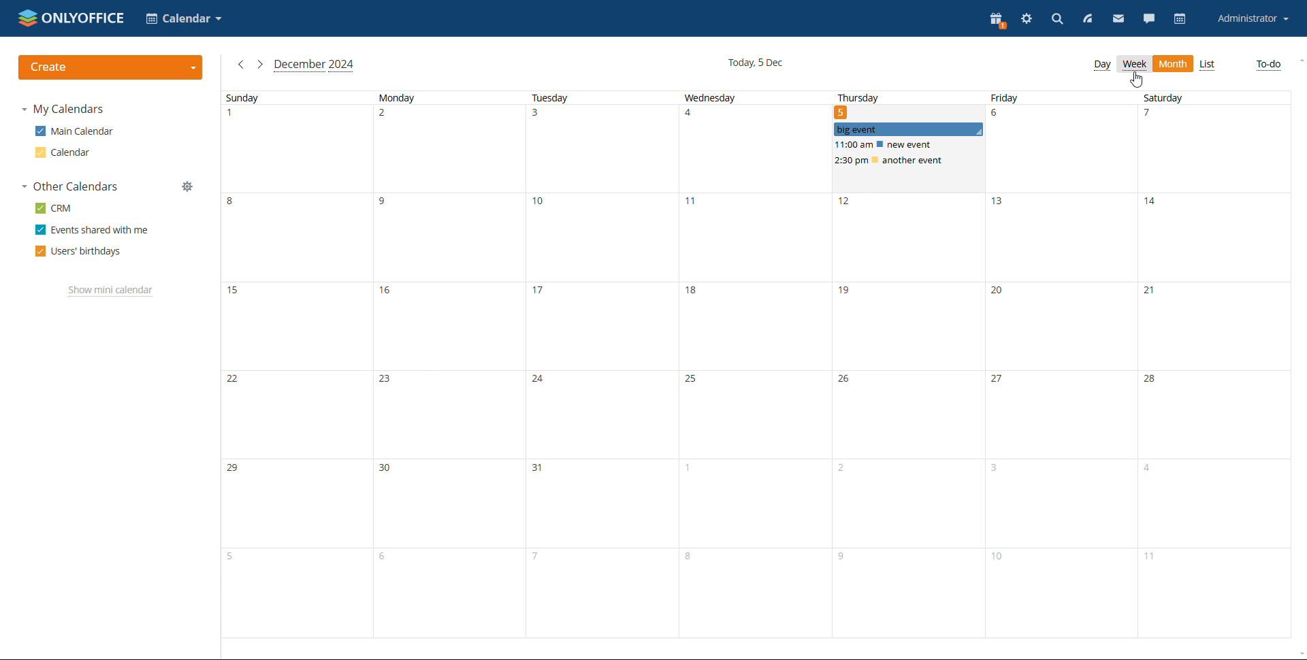 This screenshot has height=660, width=1307. I want to click on present, so click(995, 19).